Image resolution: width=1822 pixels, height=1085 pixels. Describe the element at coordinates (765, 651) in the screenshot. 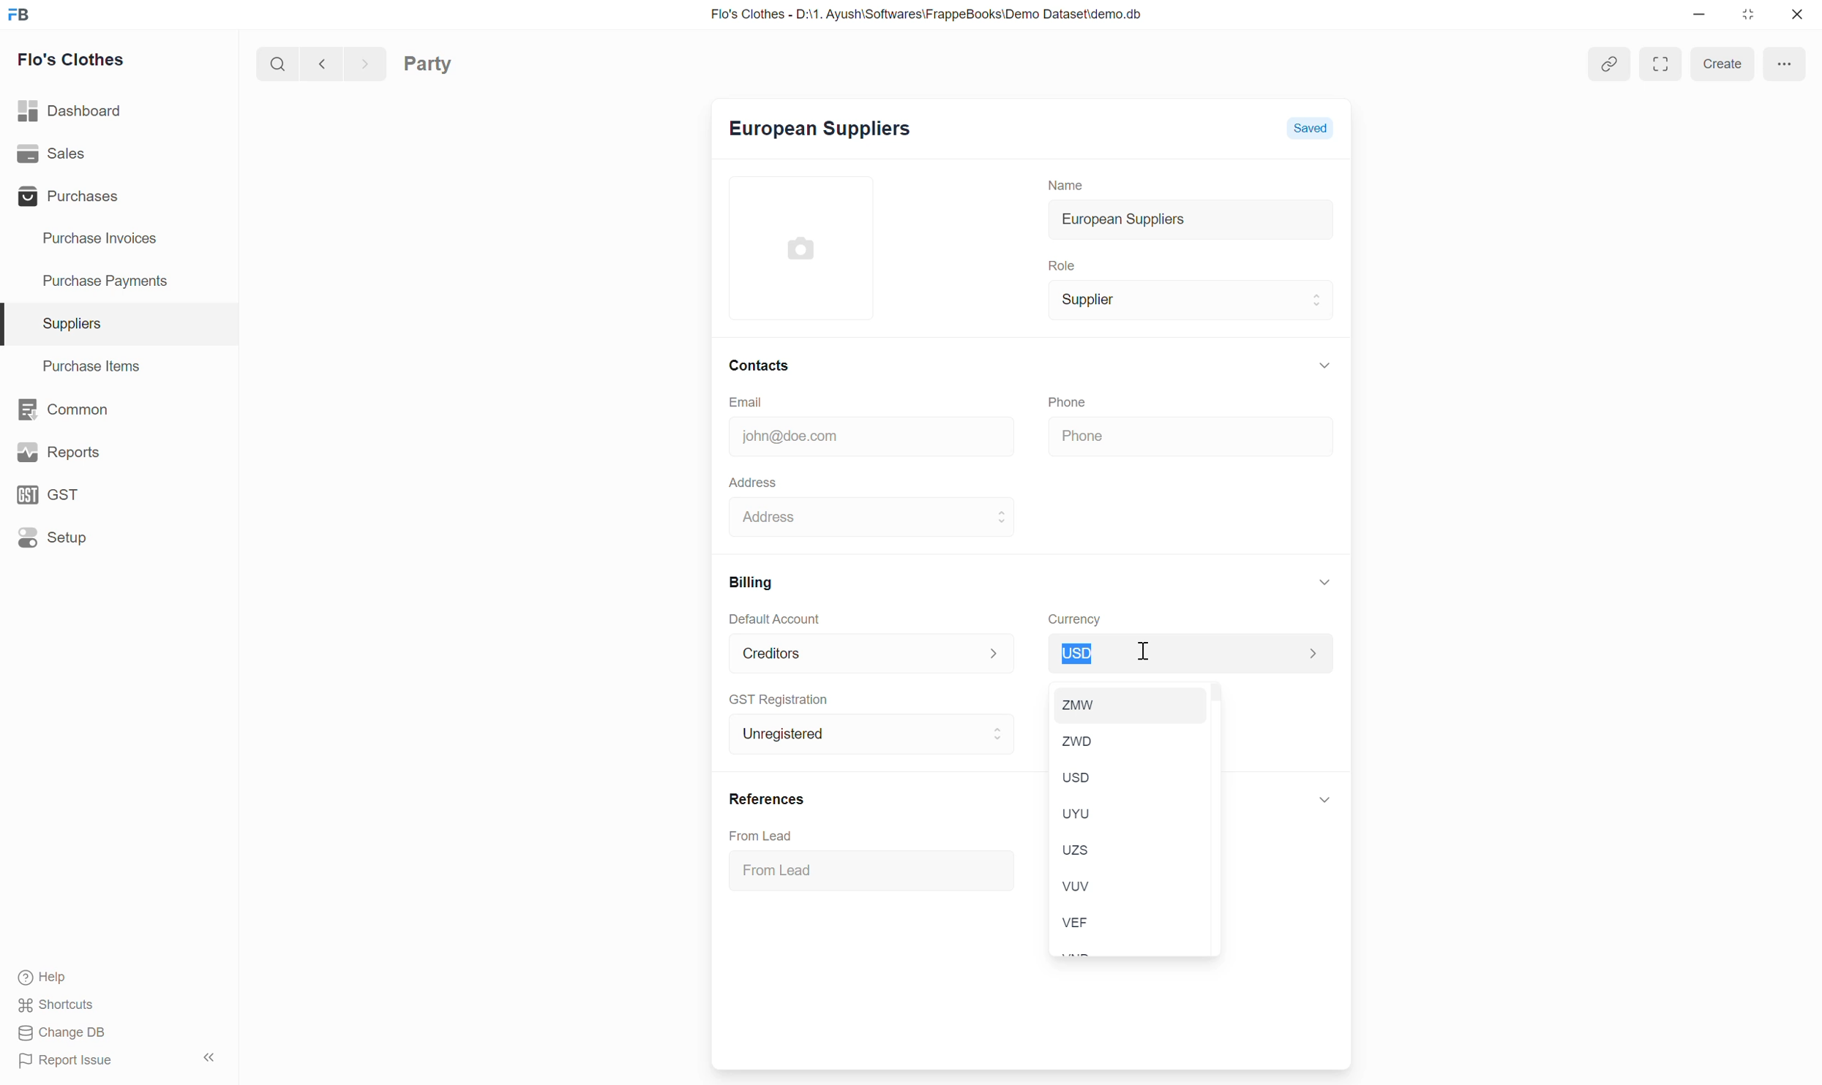

I see `Creditors` at that location.